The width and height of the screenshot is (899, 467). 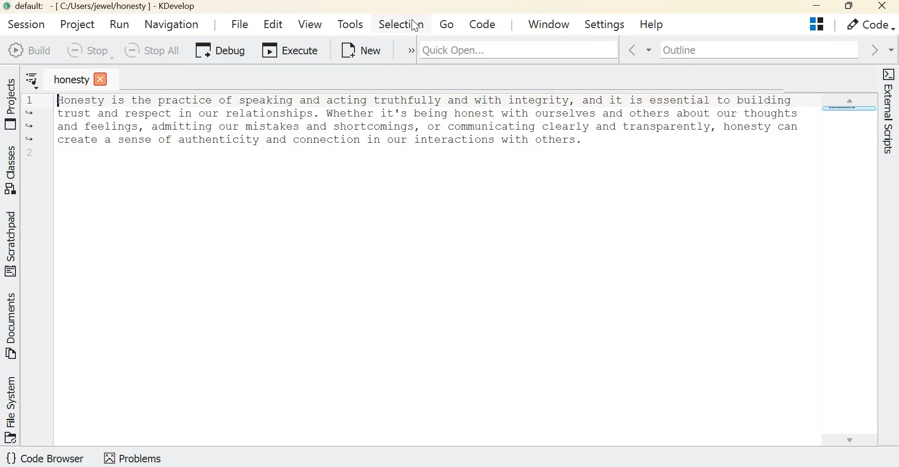 I want to click on Run, so click(x=121, y=24).